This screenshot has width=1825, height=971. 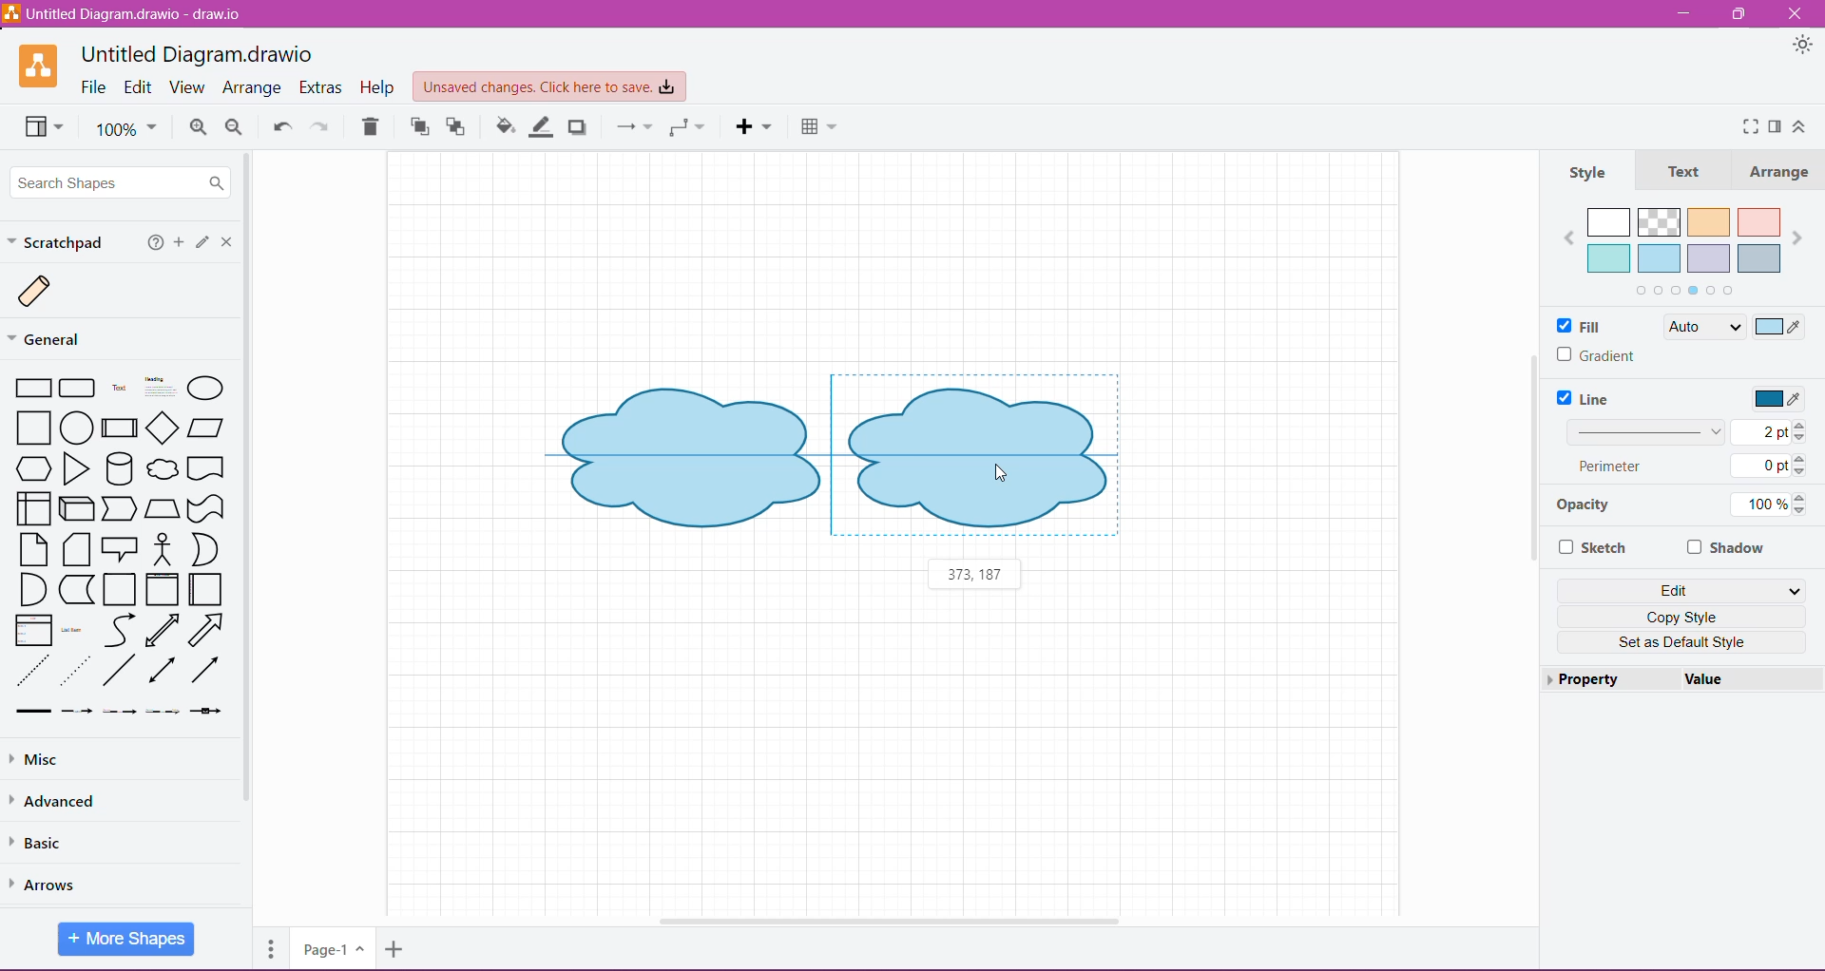 I want to click on Pages, so click(x=271, y=948).